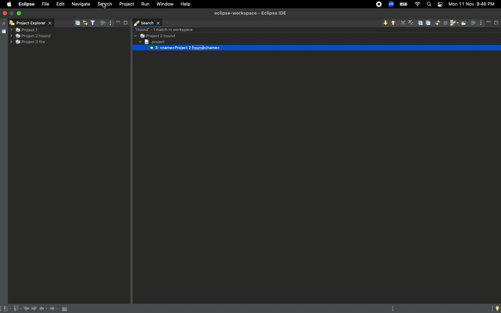 The width and height of the screenshot is (501, 313). What do you see at coordinates (391, 5) in the screenshot?
I see `Zoom` at bounding box center [391, 5].